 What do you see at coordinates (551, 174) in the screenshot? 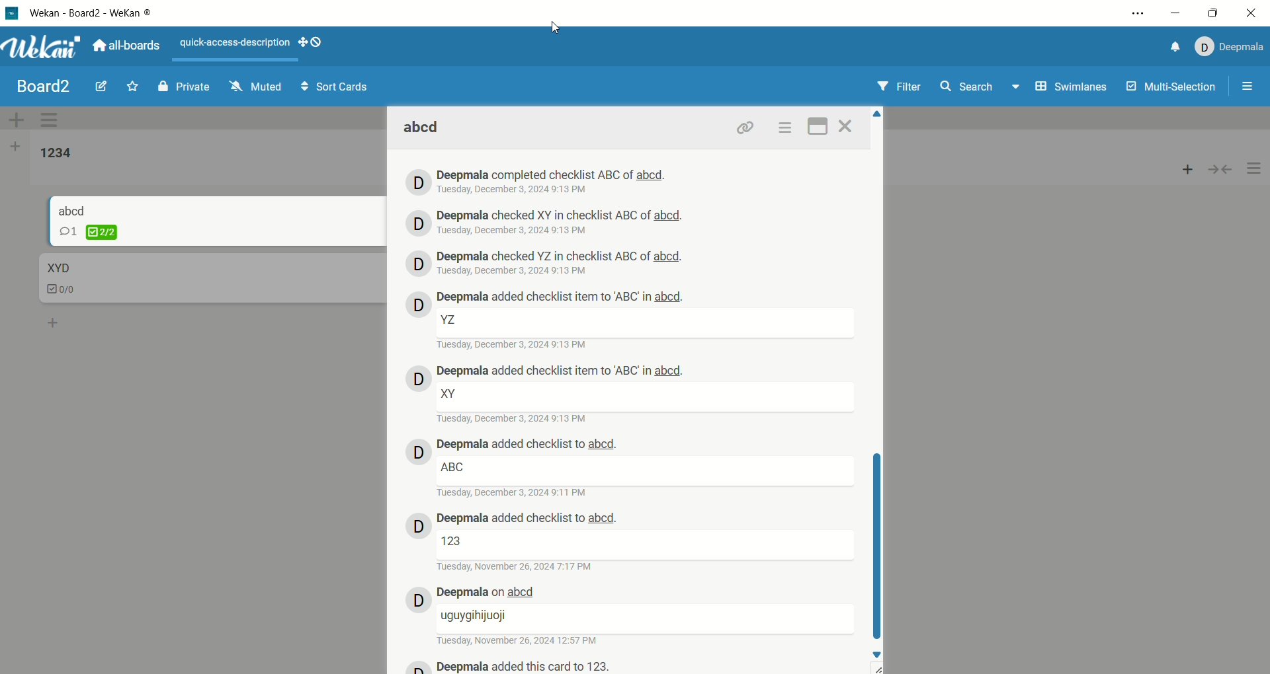
I see `deepmala history` at bounding box center [551, 174].